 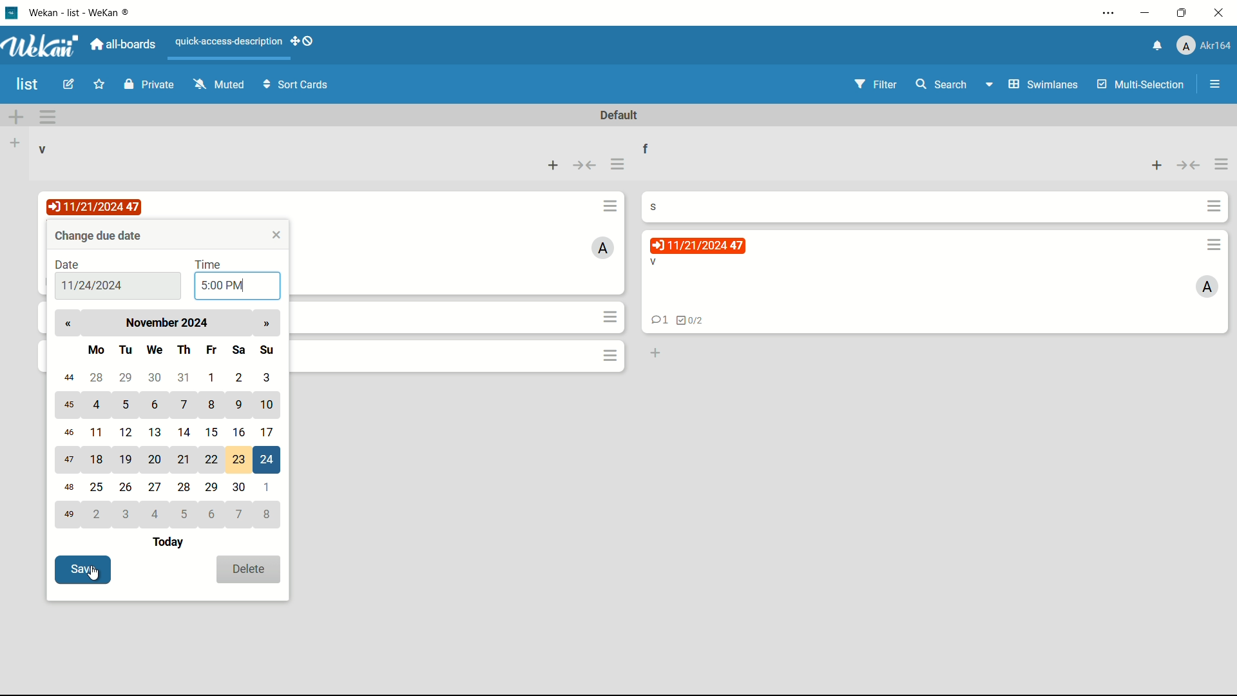 I want to click on search, so click(x=943, y=86).